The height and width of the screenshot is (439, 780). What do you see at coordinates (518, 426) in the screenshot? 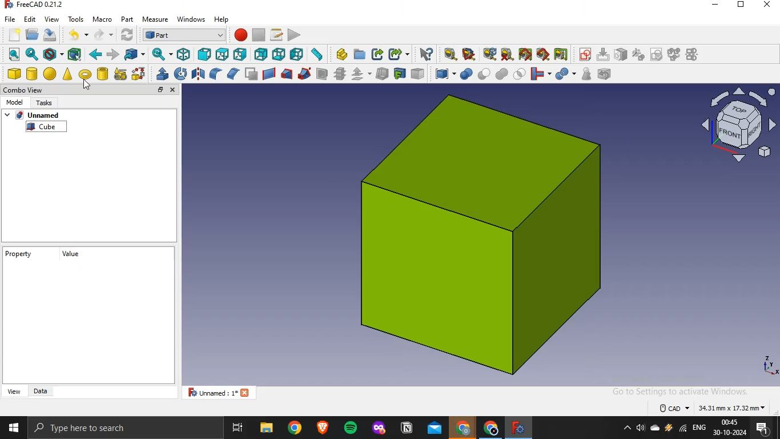
I see `freecad` at bounding box center [518, 426].